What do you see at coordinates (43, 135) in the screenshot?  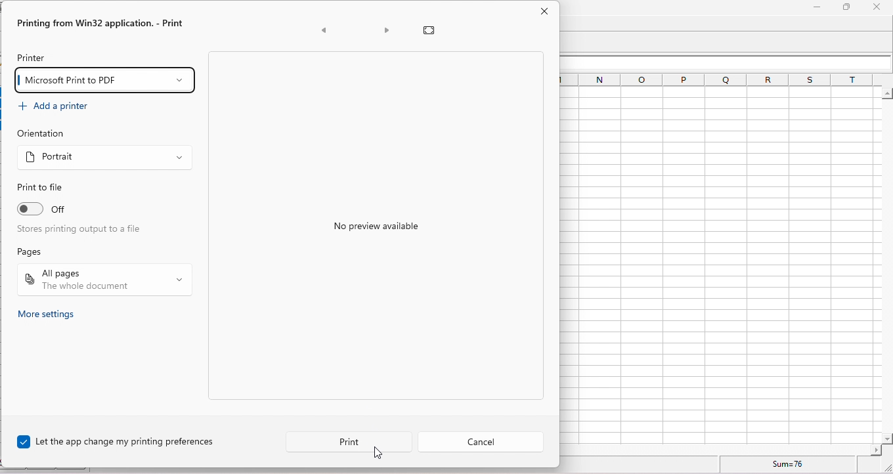 I see `orientation` at bounding box center [43, 135].